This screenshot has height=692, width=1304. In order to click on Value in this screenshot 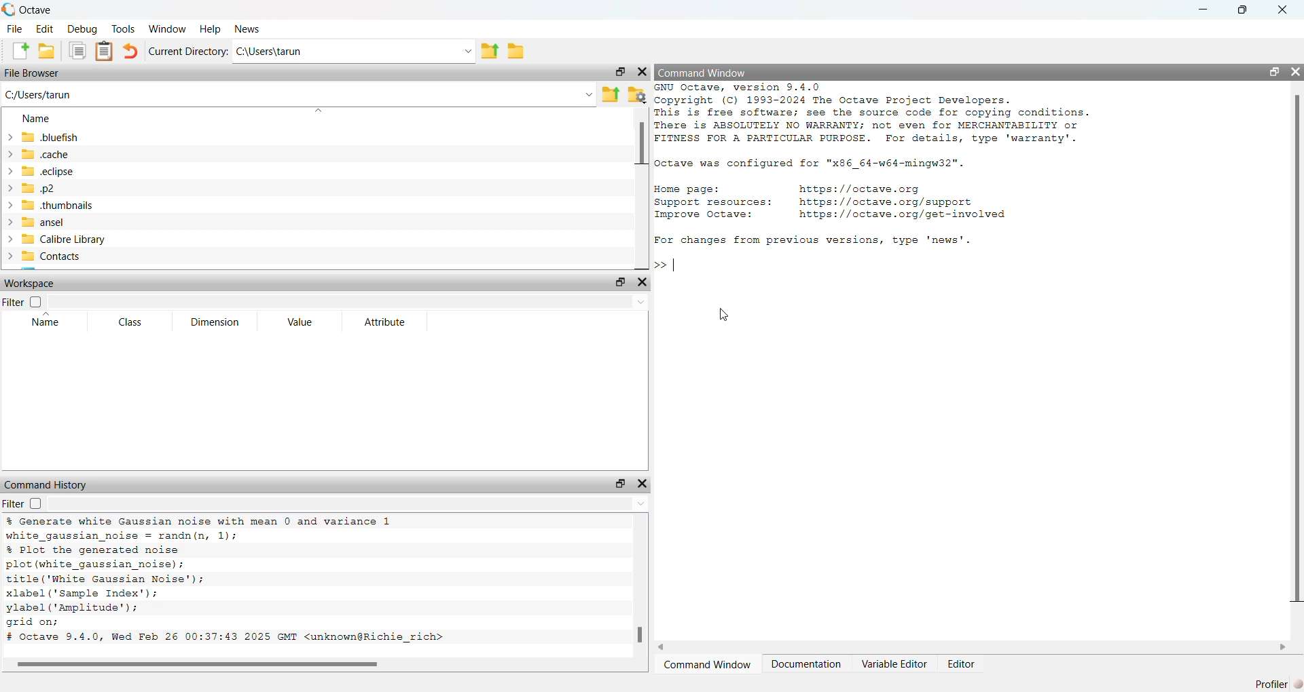, I will do `click(304, 320)`.